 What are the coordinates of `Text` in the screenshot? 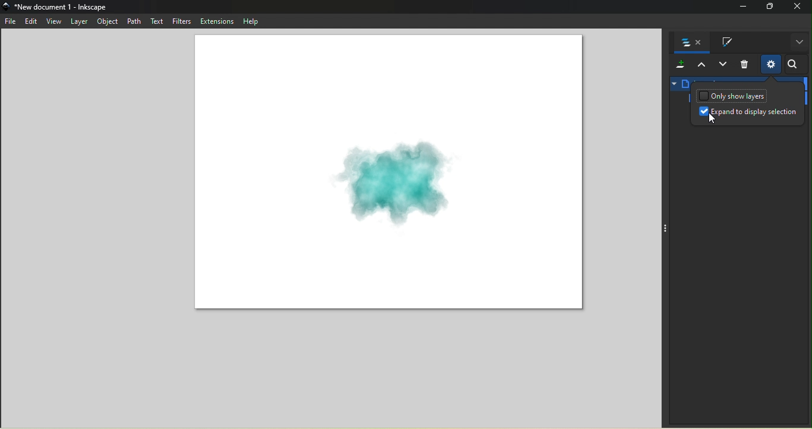 It's located at (156, 22).